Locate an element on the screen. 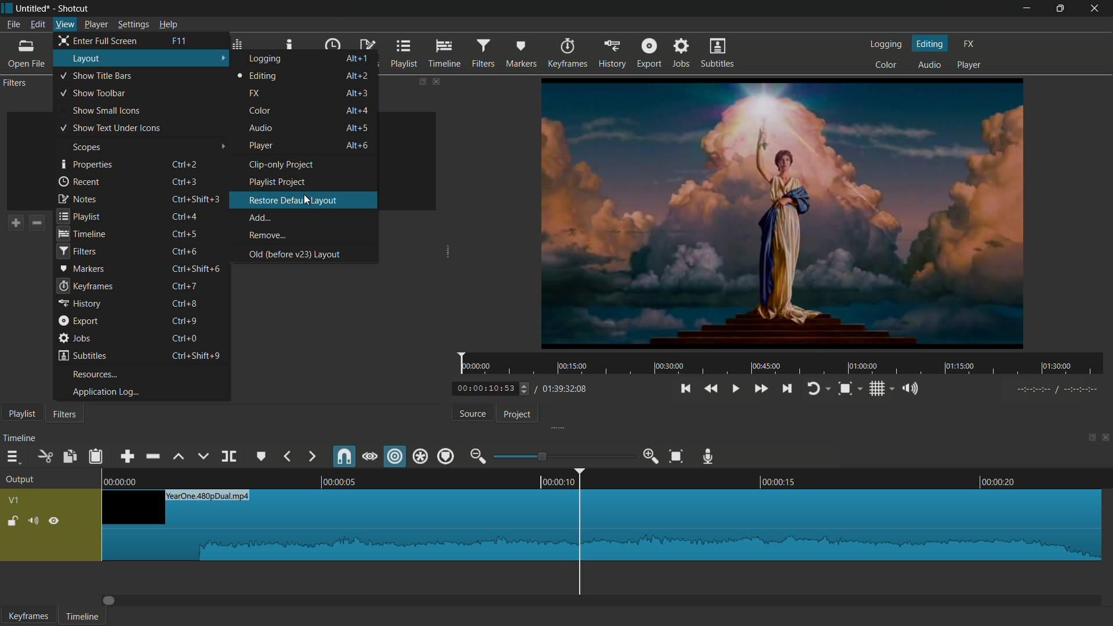 The height and width of the screenshot is (626, 1113). settings menu is located at coordinates (133, 26).